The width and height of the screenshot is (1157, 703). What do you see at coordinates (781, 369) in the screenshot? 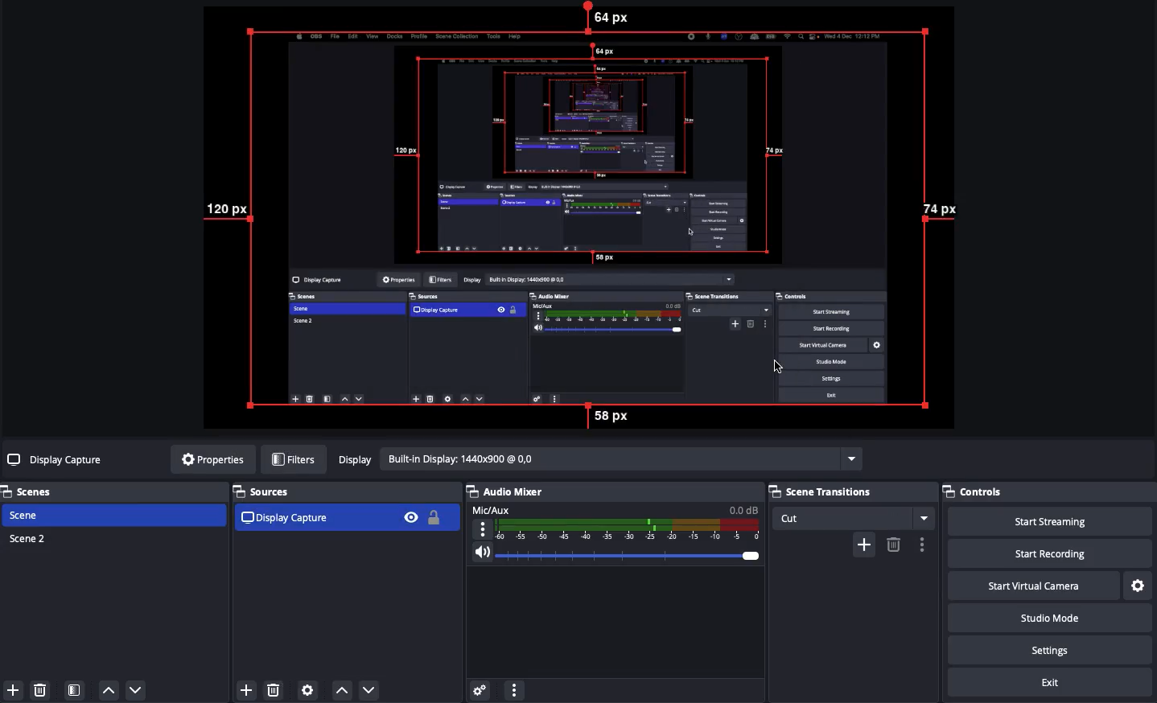
I see `cursor` at bounding box center [781, 369].